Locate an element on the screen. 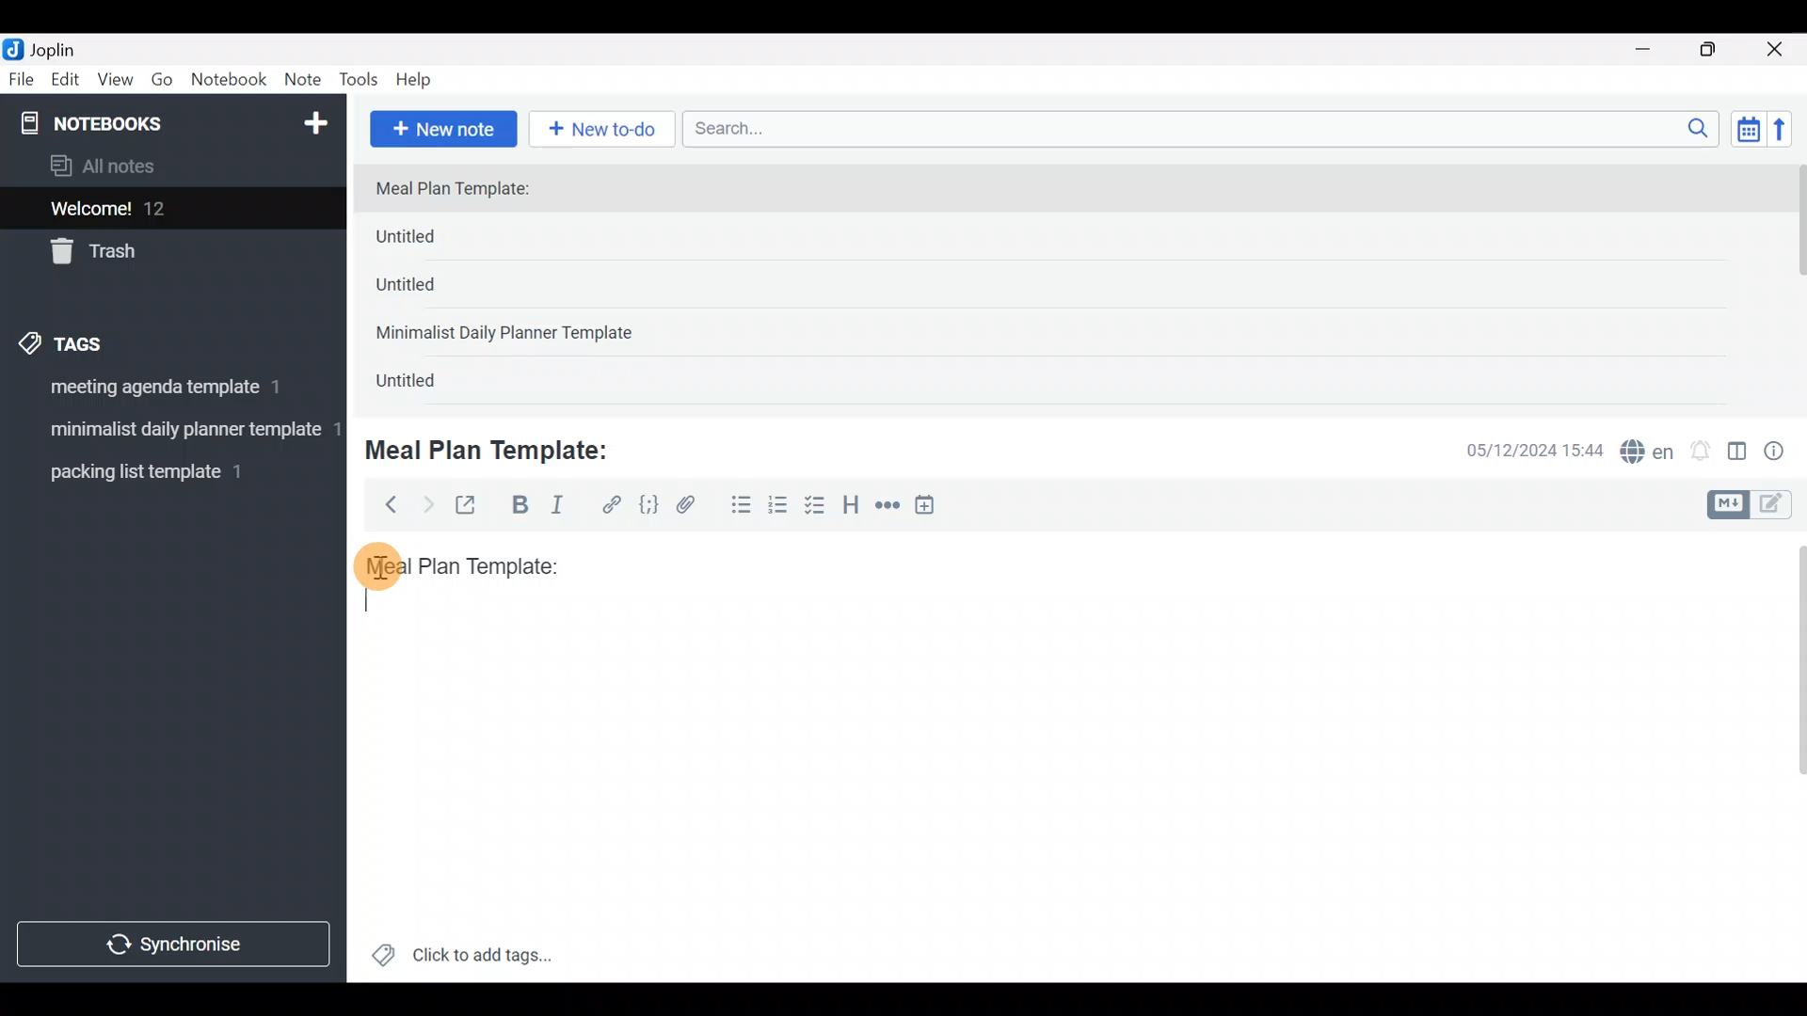 This screenshot has height=1016, width=1807. Heading is located at coordinates (852, 508).